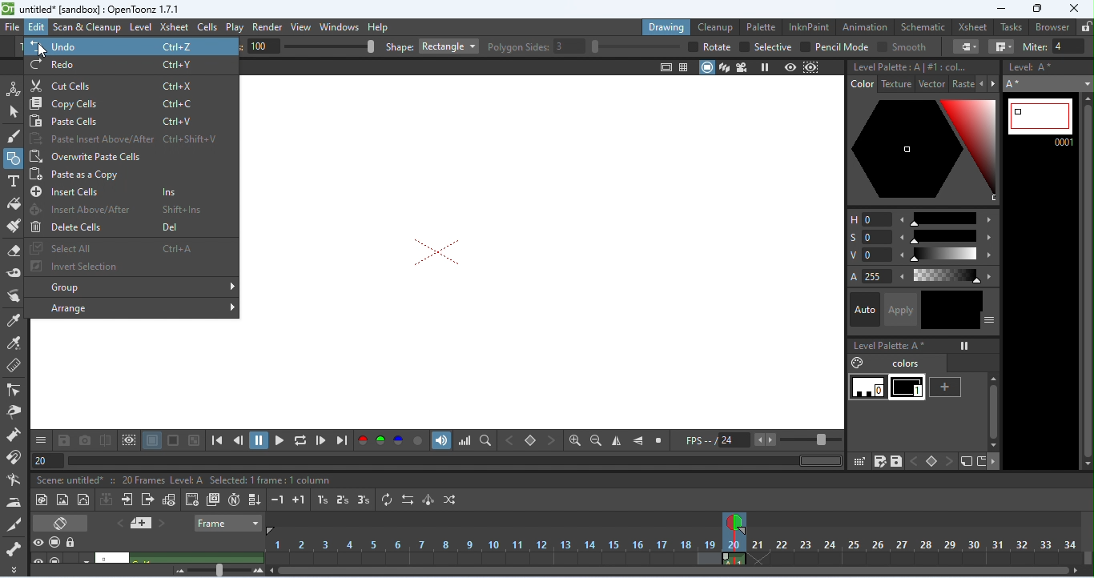  I want to click on duplicate drawing, so click(215, 501).